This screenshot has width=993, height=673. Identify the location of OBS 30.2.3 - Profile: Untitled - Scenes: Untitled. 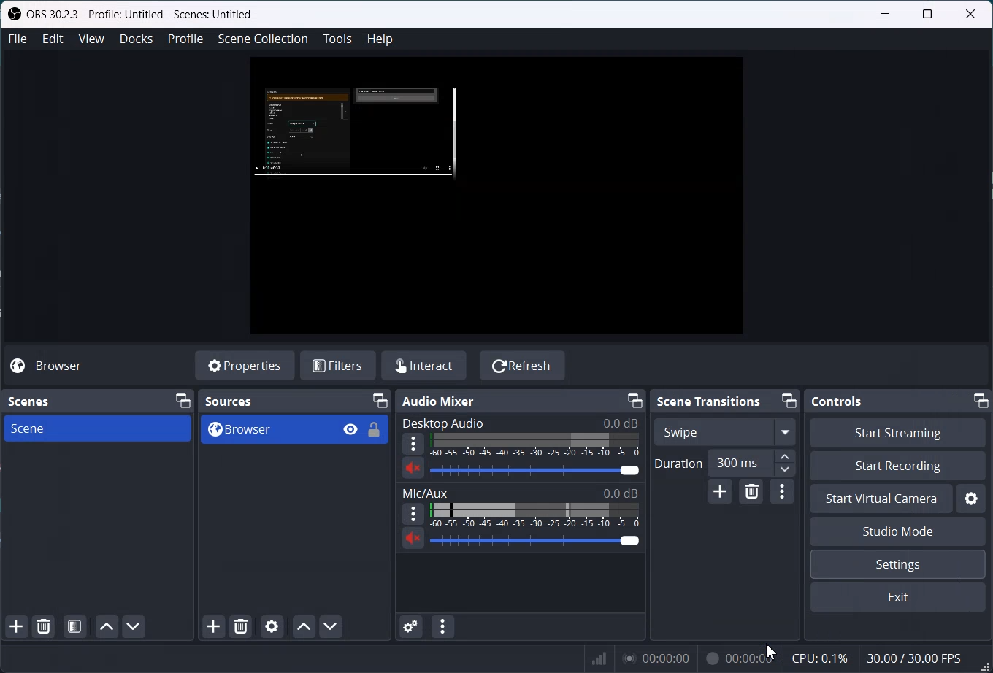
(134, 15).